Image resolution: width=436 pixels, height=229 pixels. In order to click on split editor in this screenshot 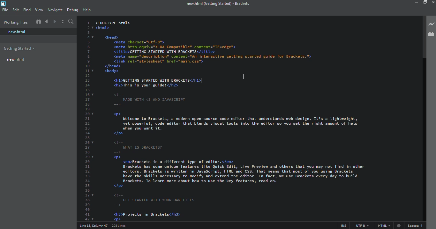, I will do `click(62, 21)`.